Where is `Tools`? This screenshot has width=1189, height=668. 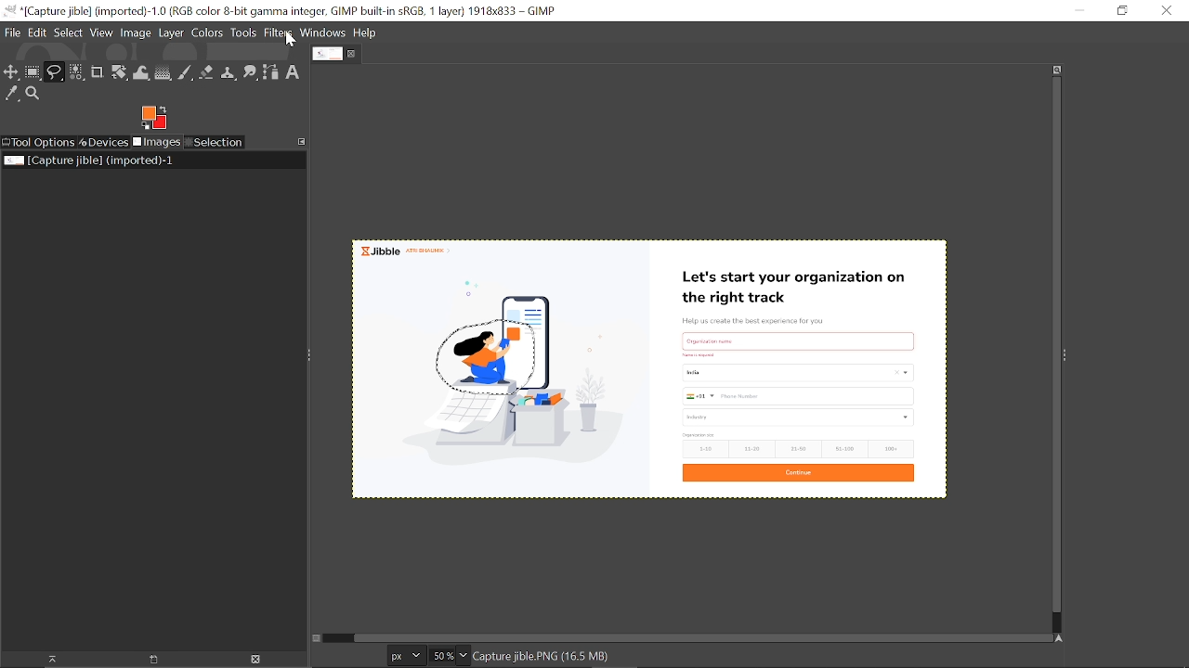 Tools is located at coordinates (243, 33).